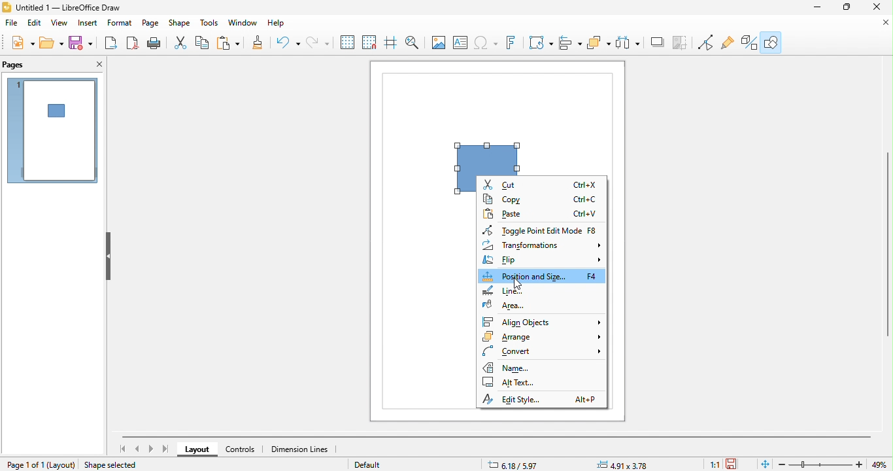 This screenshot has height=471, width=893. I want to click on previous page, so click(139, 449).